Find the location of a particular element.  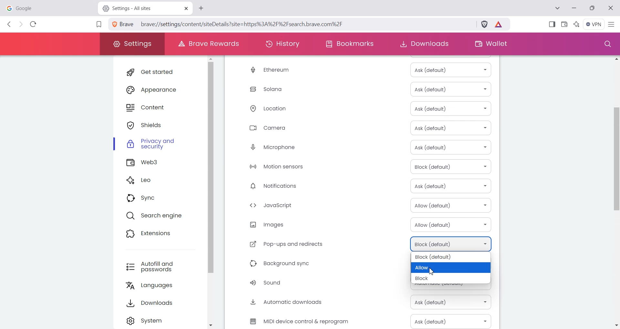

Languages is located at coordinates (162, 286).